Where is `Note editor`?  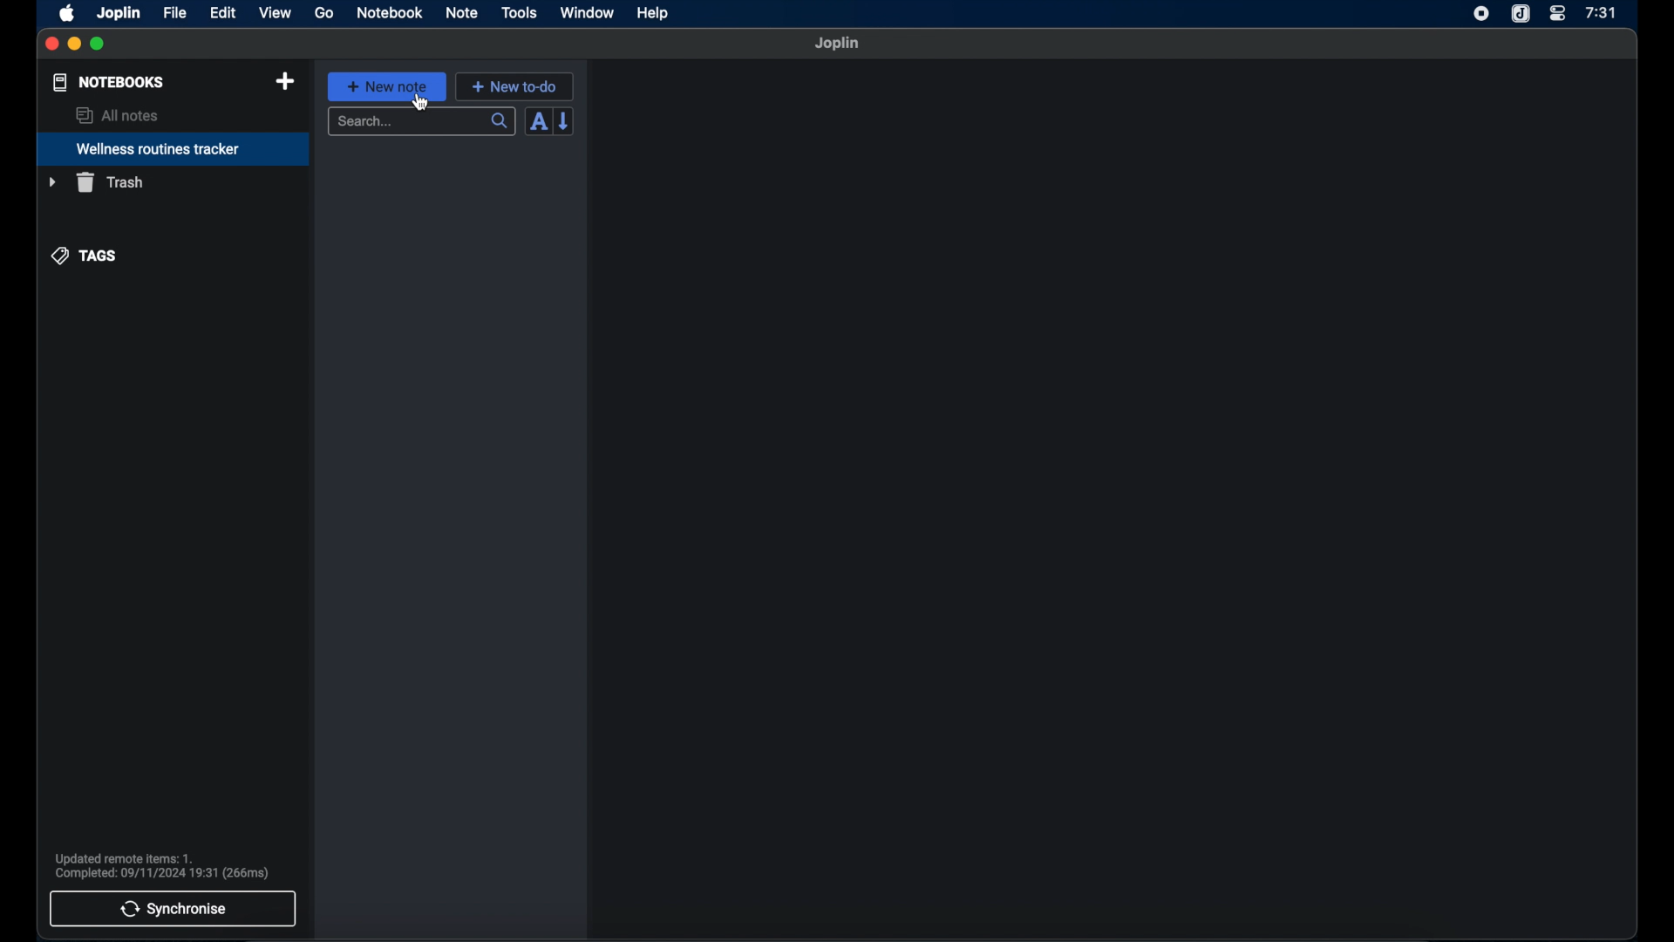
Note editor is located at coordinates (1114, 500).